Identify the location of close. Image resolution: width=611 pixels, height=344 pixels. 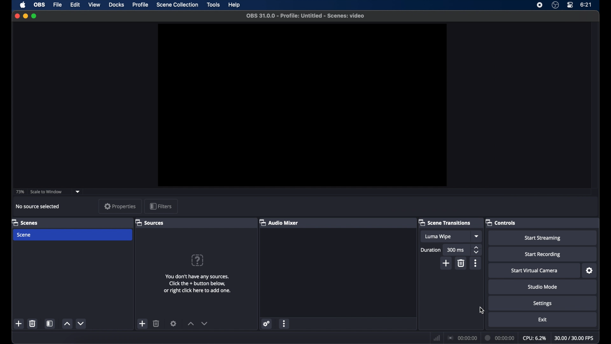
(17, 16).